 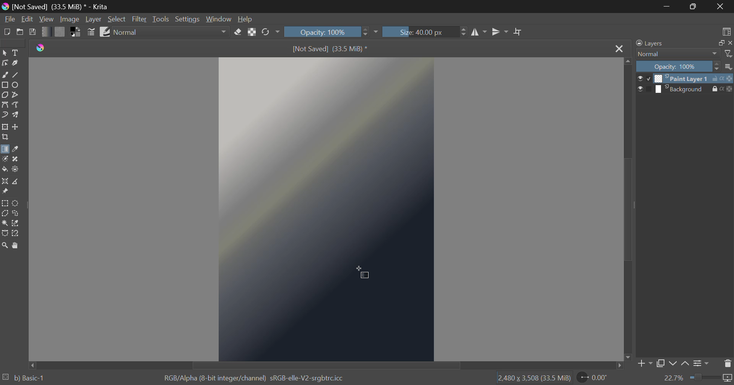 I want to click on Close, so click(x=619, y=49).